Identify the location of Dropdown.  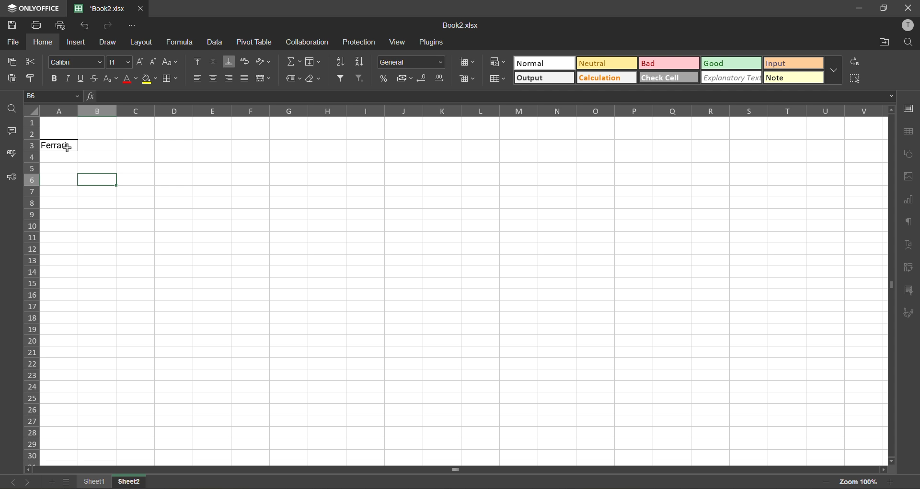
(892, 96).